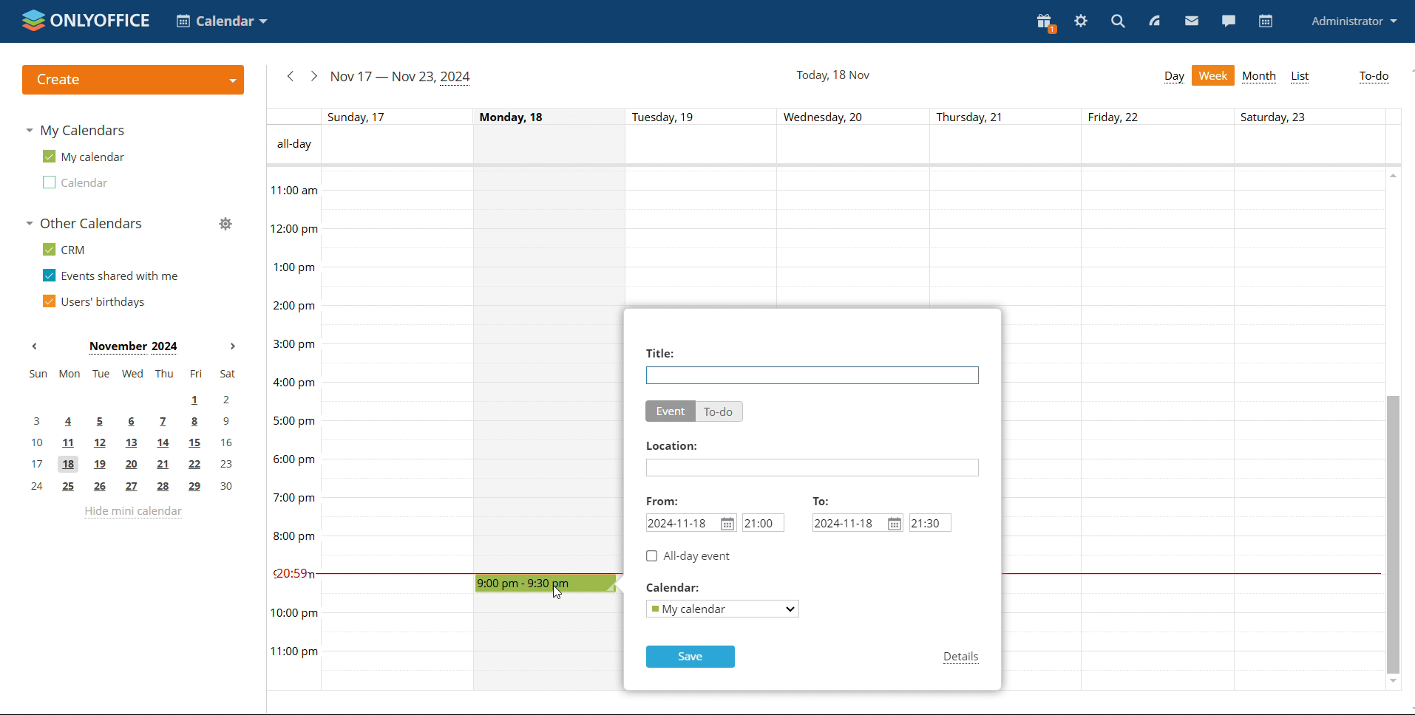 This screenshot has width=1415, height=715. Describe the element at coordinates (1355, 21) in the screenshot. I see `profile` at that location.